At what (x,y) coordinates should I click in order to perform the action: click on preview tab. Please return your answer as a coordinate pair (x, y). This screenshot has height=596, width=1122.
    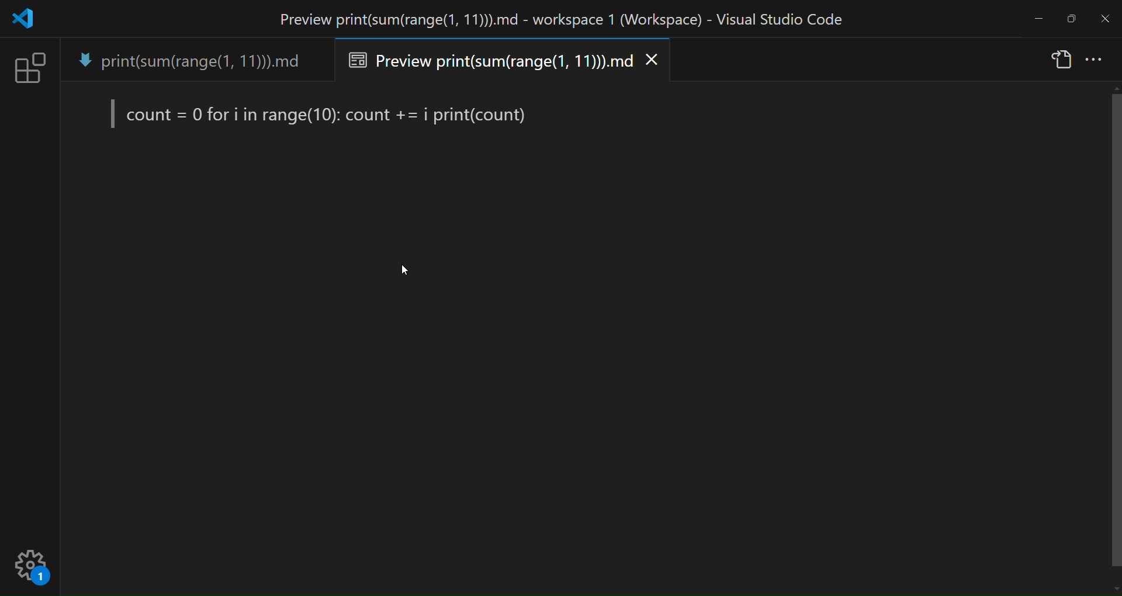
    Looking at the image, I should click on (487, 62).